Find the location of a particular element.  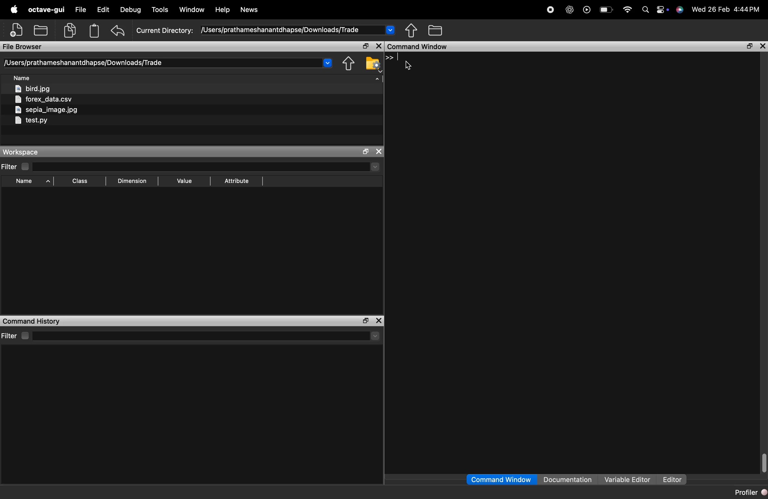

test.py is located at coordinates (31, 121).